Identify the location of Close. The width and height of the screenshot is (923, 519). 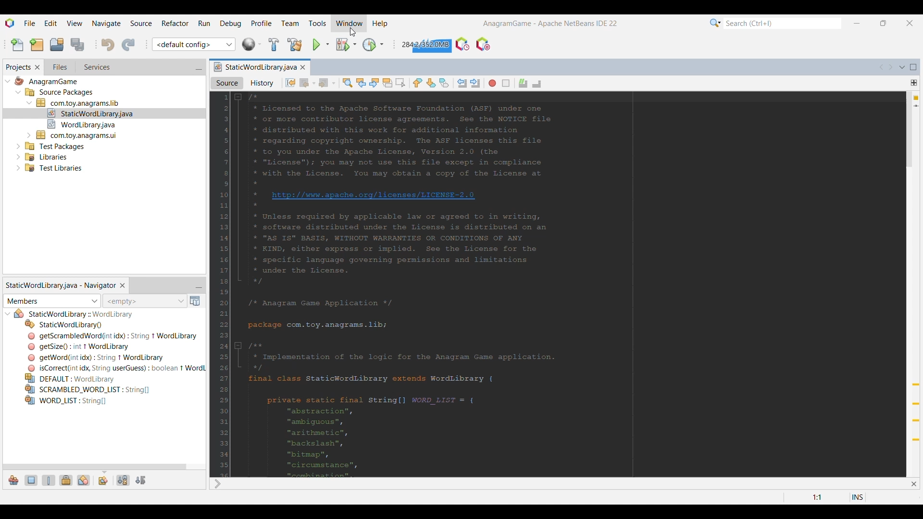
(913, 484).